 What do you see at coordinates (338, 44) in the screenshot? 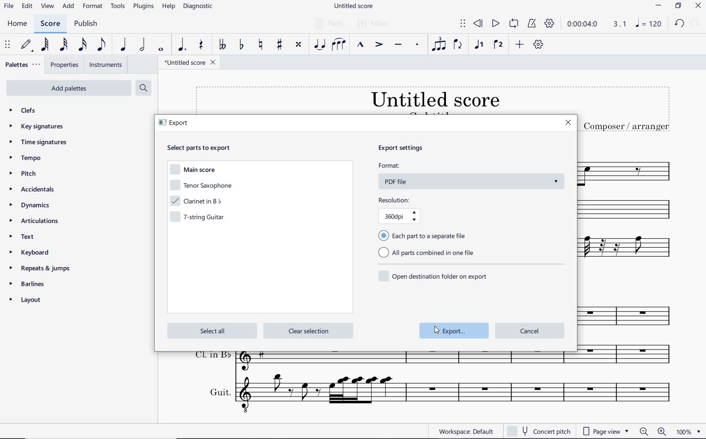
I see `SLUR` at bounding box center [338, 44].